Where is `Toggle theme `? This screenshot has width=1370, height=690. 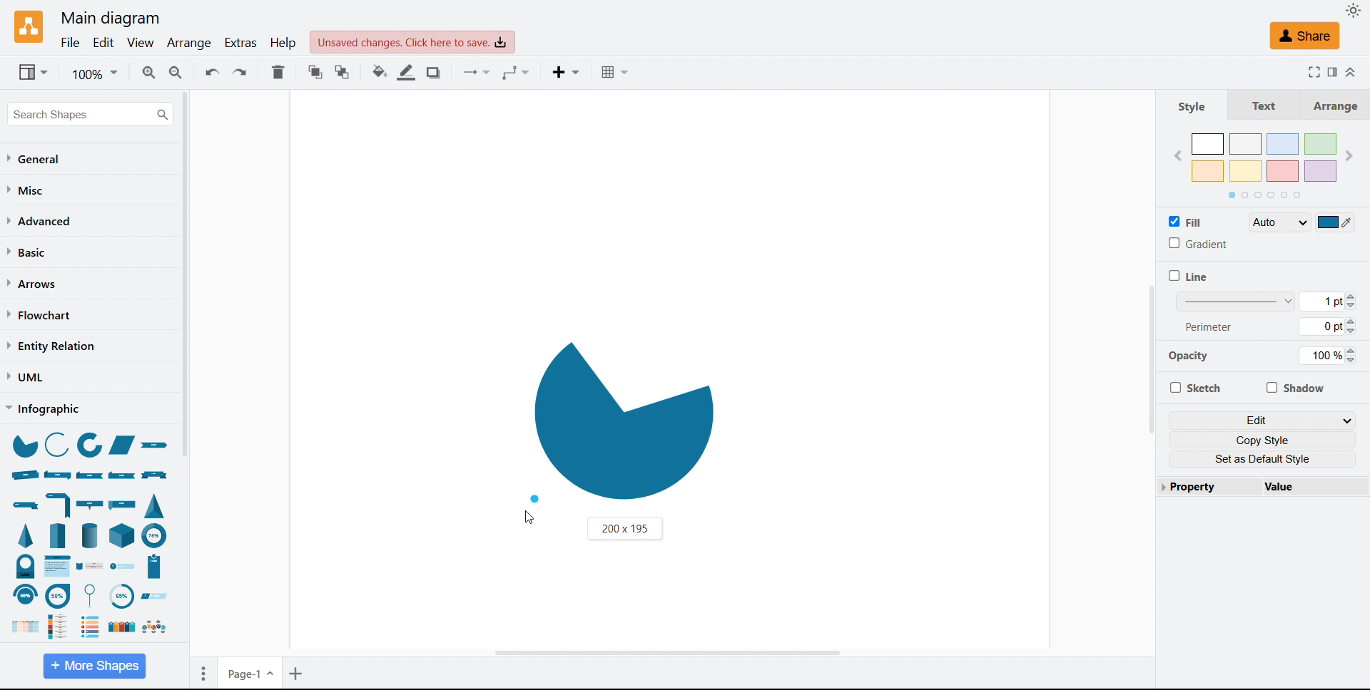
Toggle theme  is located at coordinates (1354, 10).